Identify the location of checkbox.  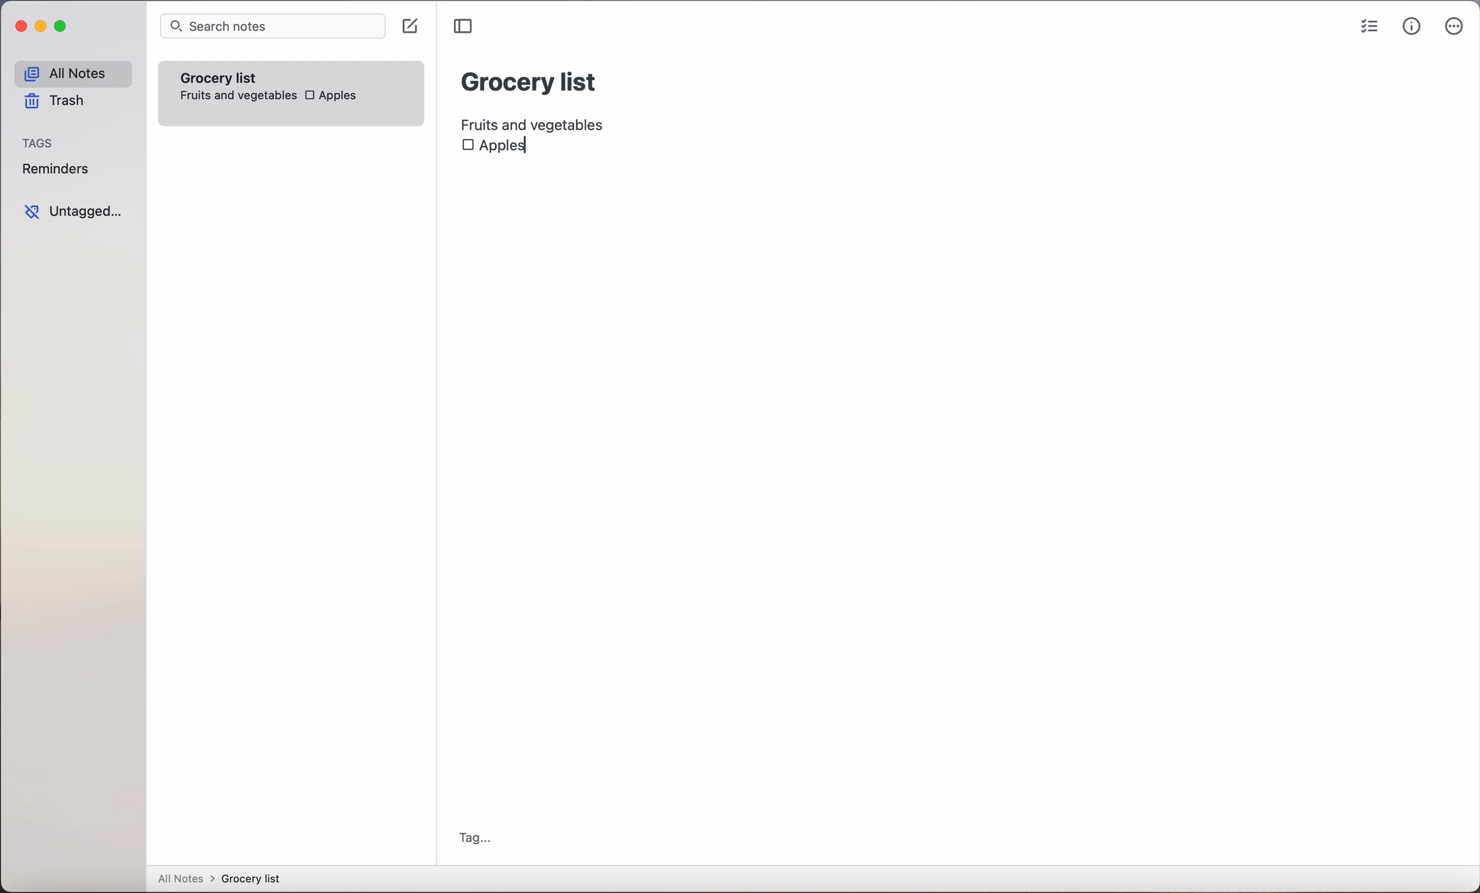
(309, 94).